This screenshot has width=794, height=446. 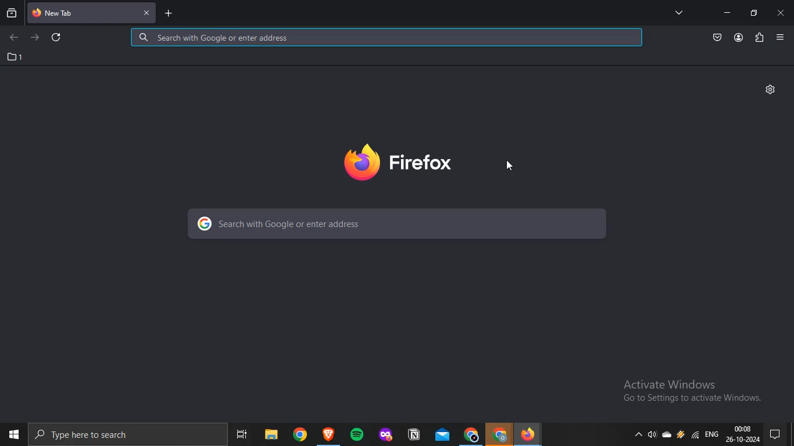 I want to click on settings, so click(x=771, y=89).